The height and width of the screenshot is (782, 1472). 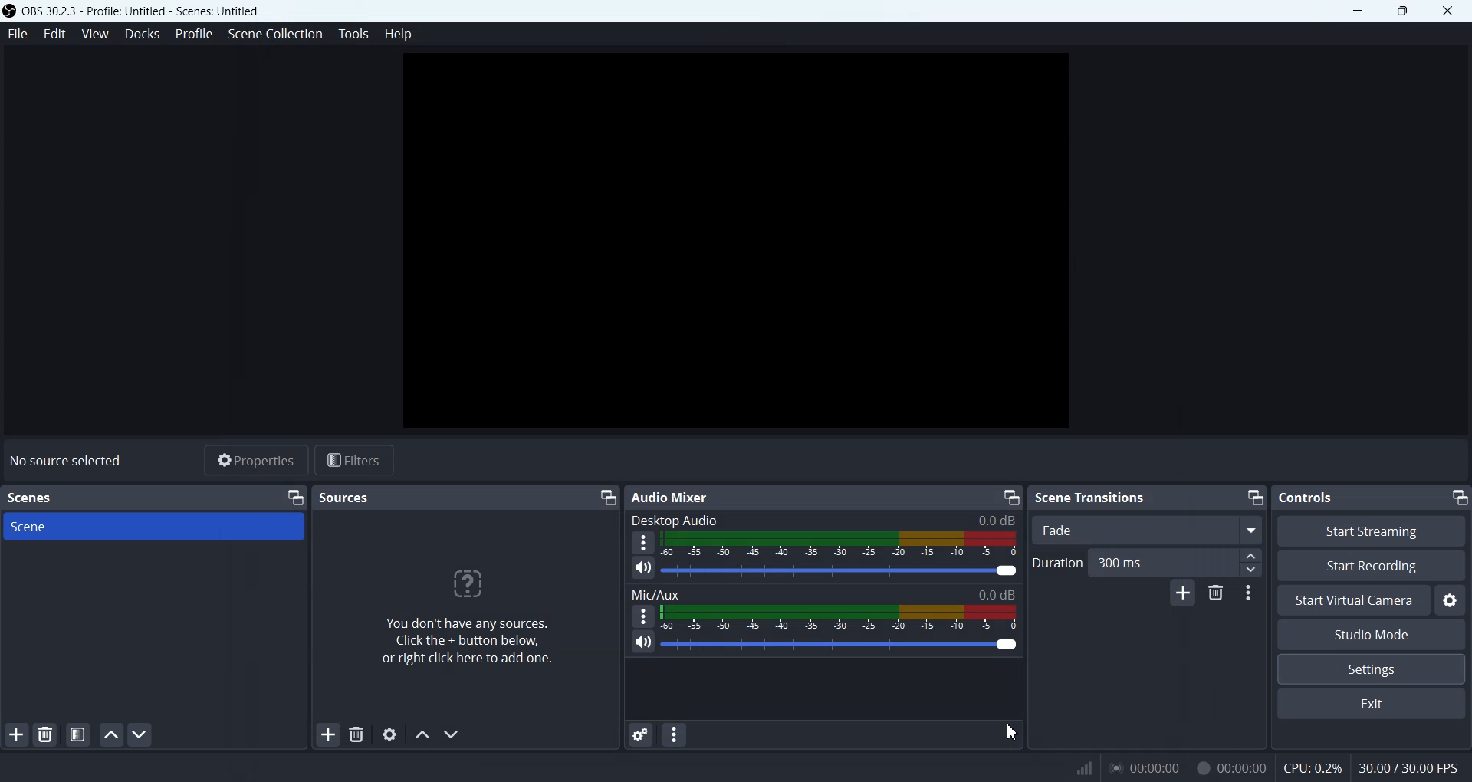 I want to click on Start Virtual Camera, so click(x=1353, y=600).